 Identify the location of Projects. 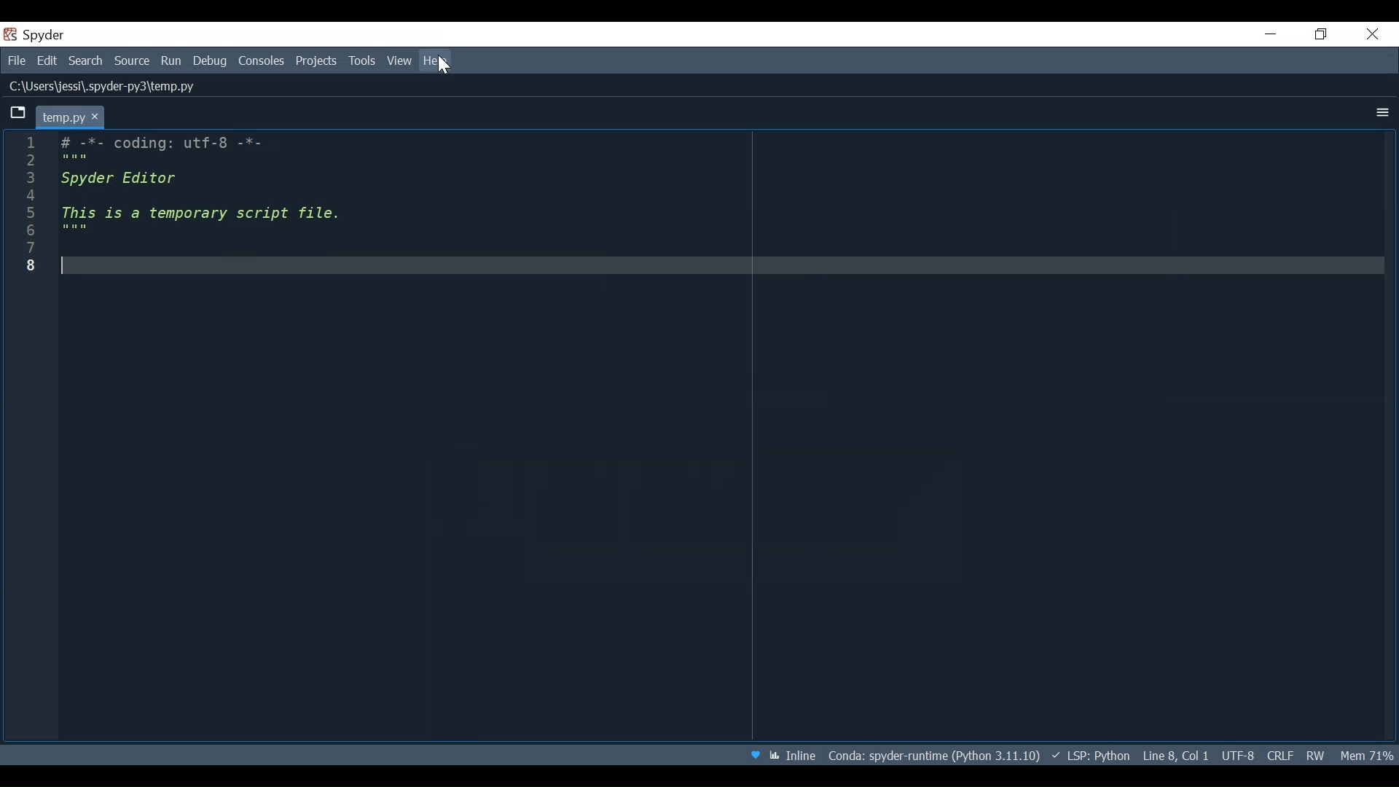
(317, 63).